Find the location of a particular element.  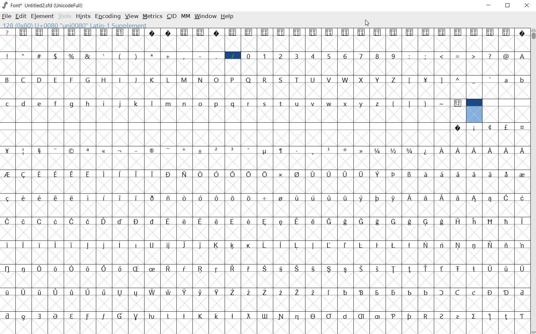

128(0X80) U +0080 " uni0080" Latin-1 Supplement is located at coordinates (74, 25).